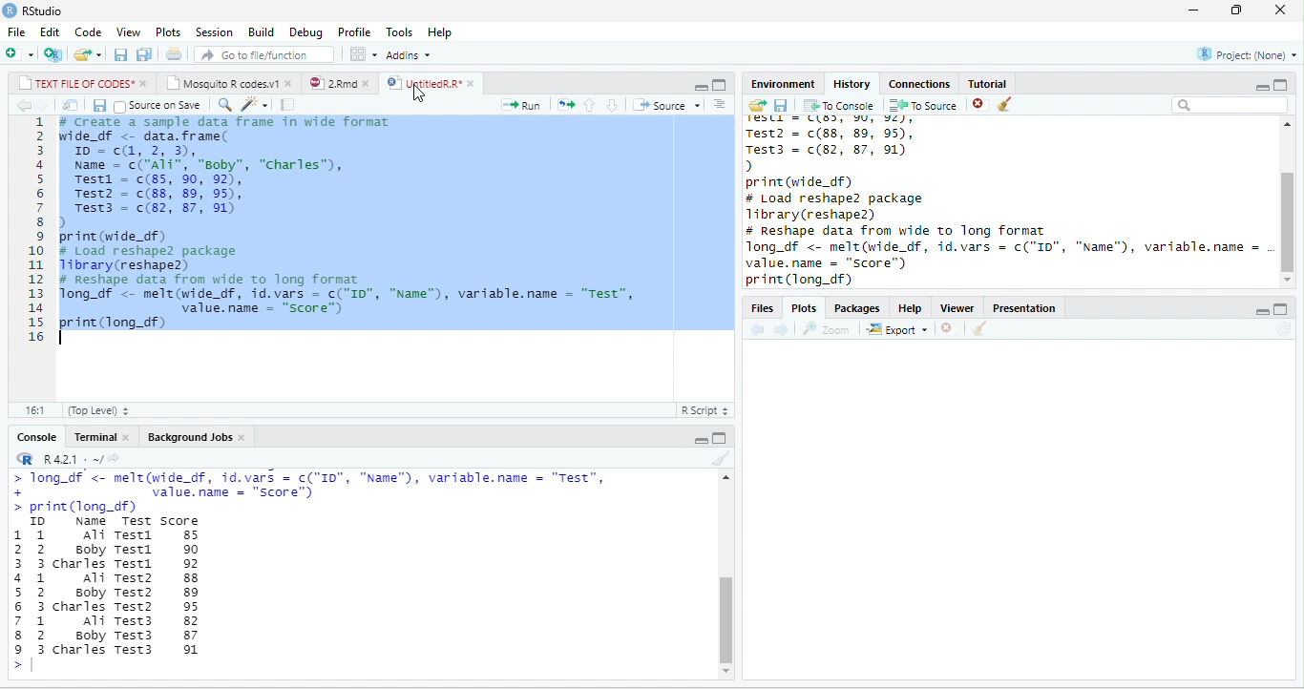 The width and height of the screenshot is (1304, 689). What do you see at coordinates (188, 436) in the screenshot?
I see `Background Jobs` at bounding box center [188, 436].